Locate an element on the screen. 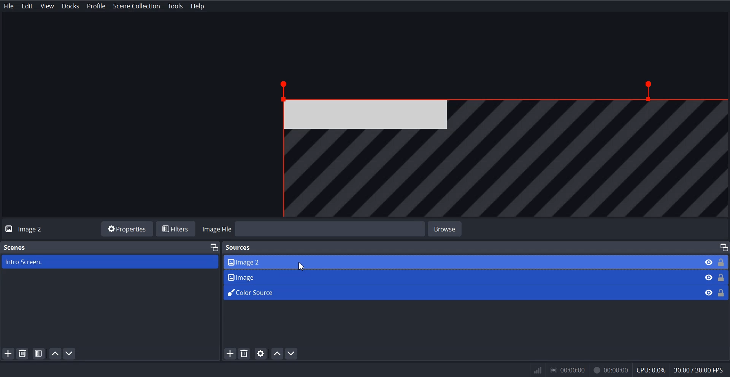 This screenshot has height=377, width=730. Help is located at coordinates (196, 6).